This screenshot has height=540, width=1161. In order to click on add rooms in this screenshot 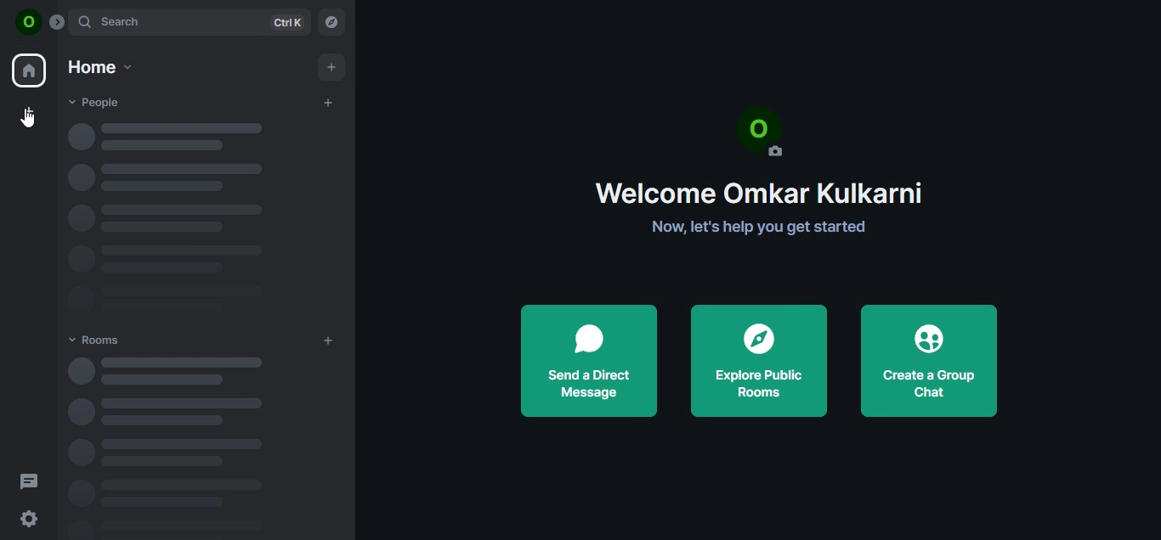, I will do `click(330, 340)`.